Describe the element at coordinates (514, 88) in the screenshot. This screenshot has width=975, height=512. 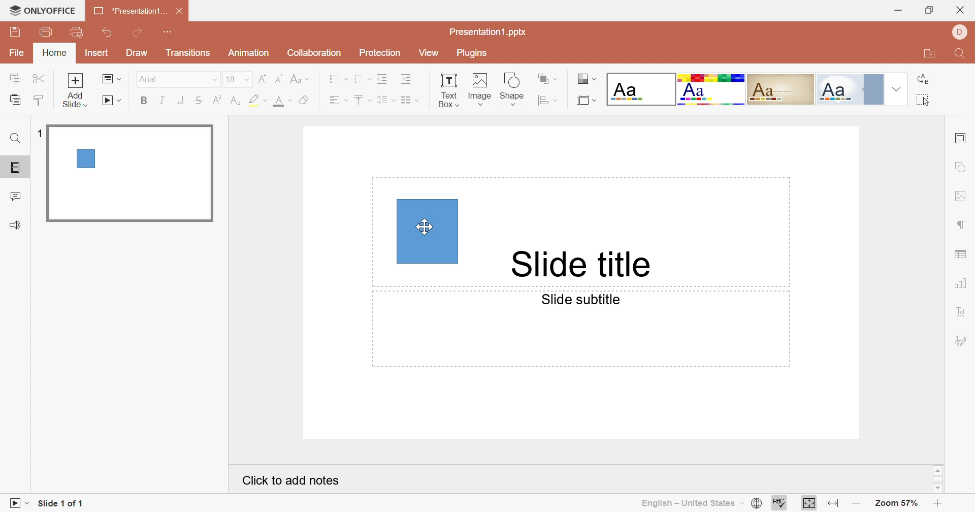
I see `Shapes` at that location.